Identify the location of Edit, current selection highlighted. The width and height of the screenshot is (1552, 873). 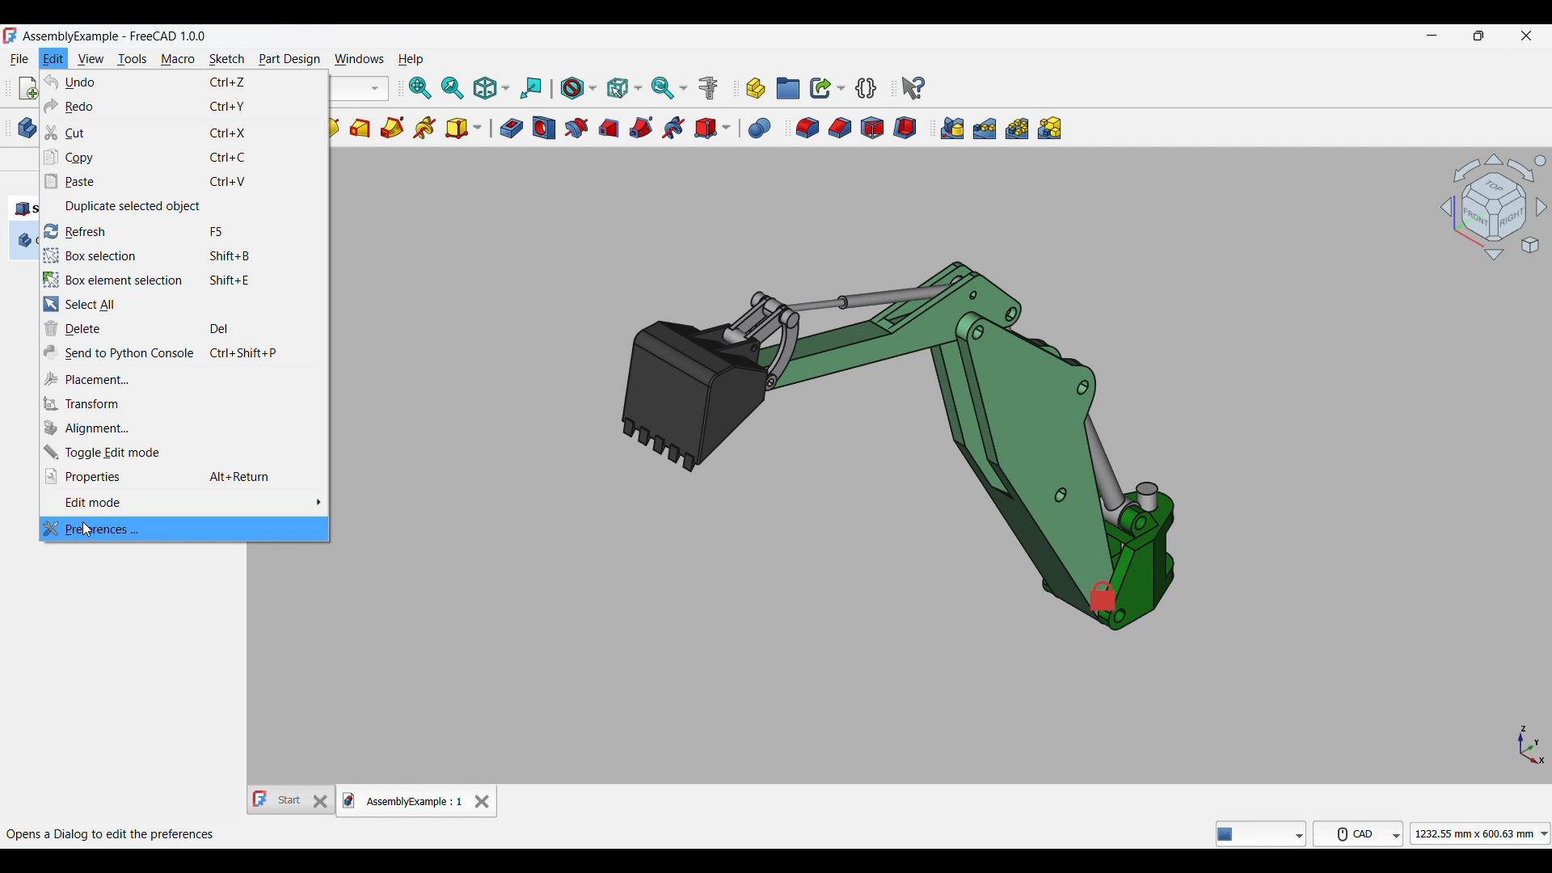
(53, 59).